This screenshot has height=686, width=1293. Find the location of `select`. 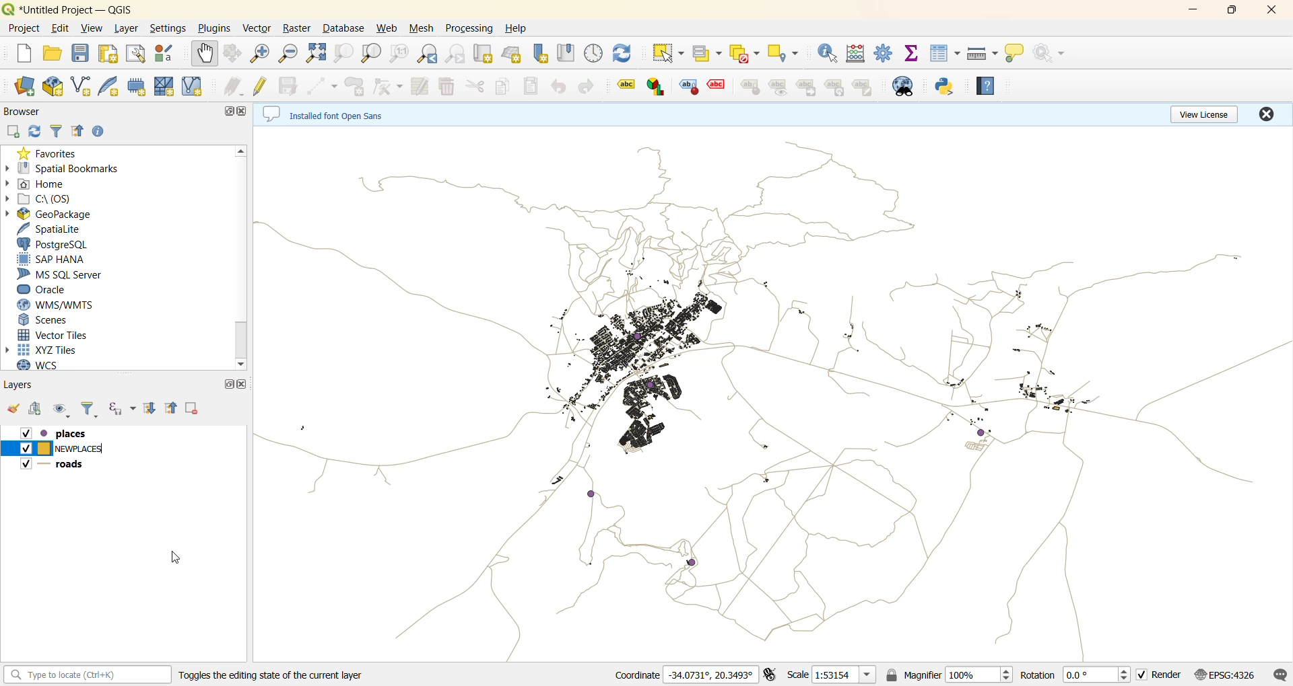

select is located at coordinates (667, 53).